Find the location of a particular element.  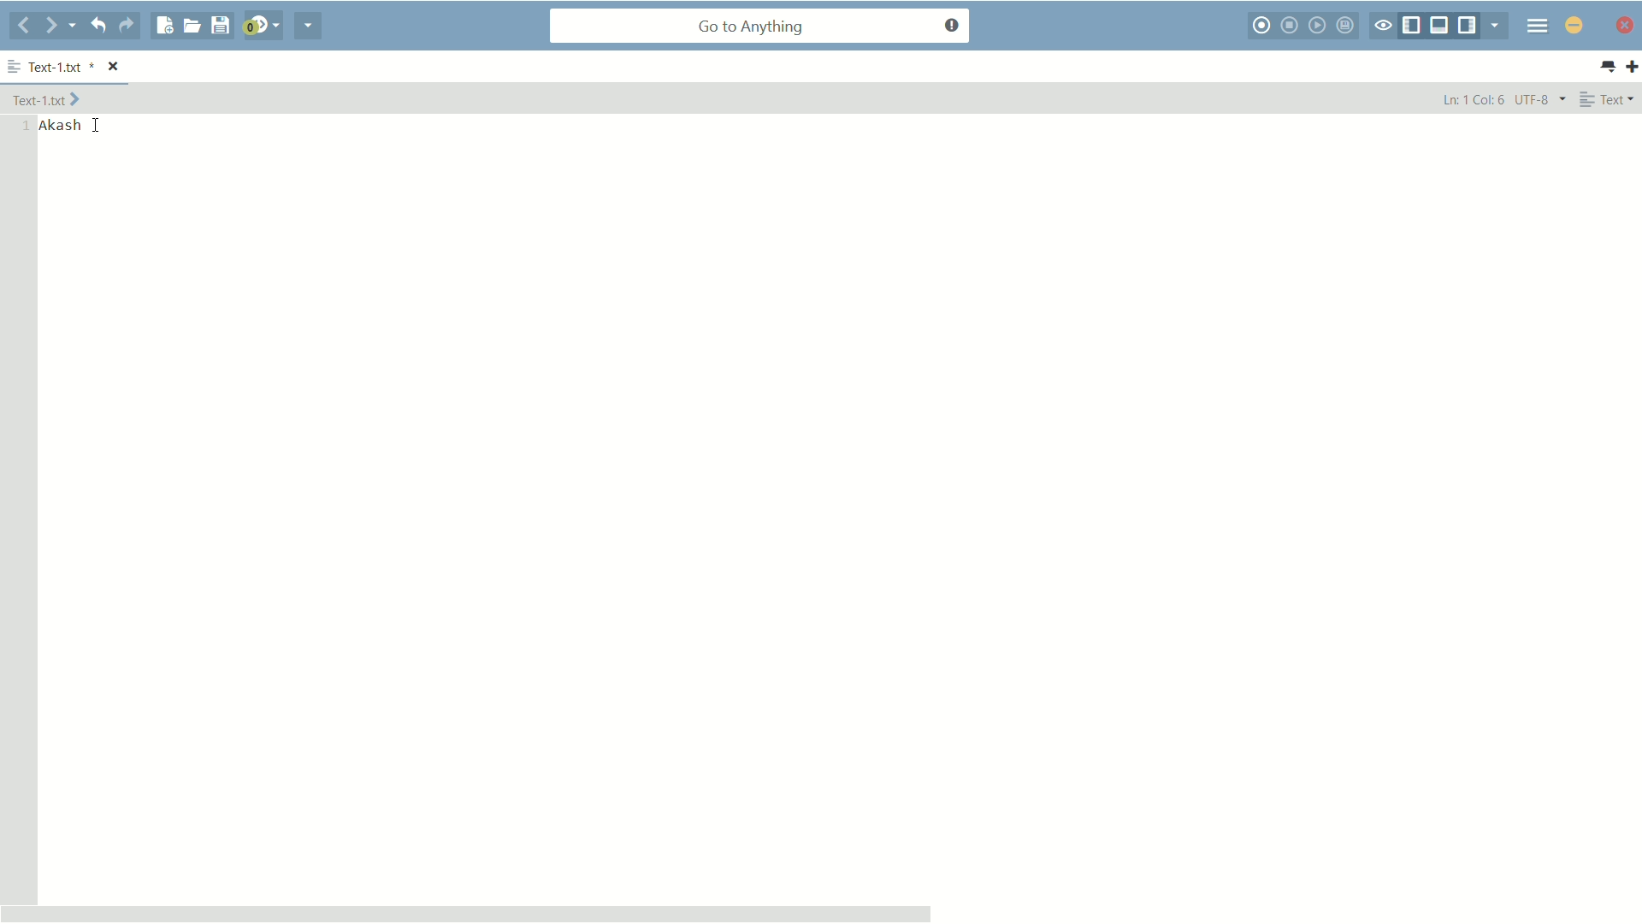

close app is located at coordinates (1622, 25).